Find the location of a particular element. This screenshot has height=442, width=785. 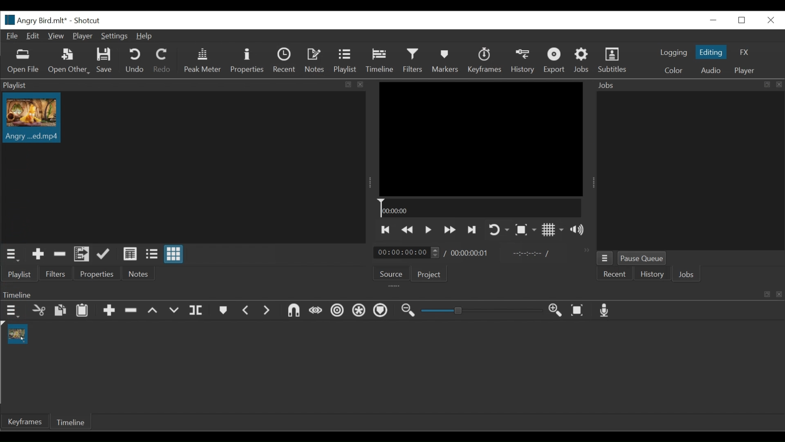

Player is located at coordinates (83, 36).